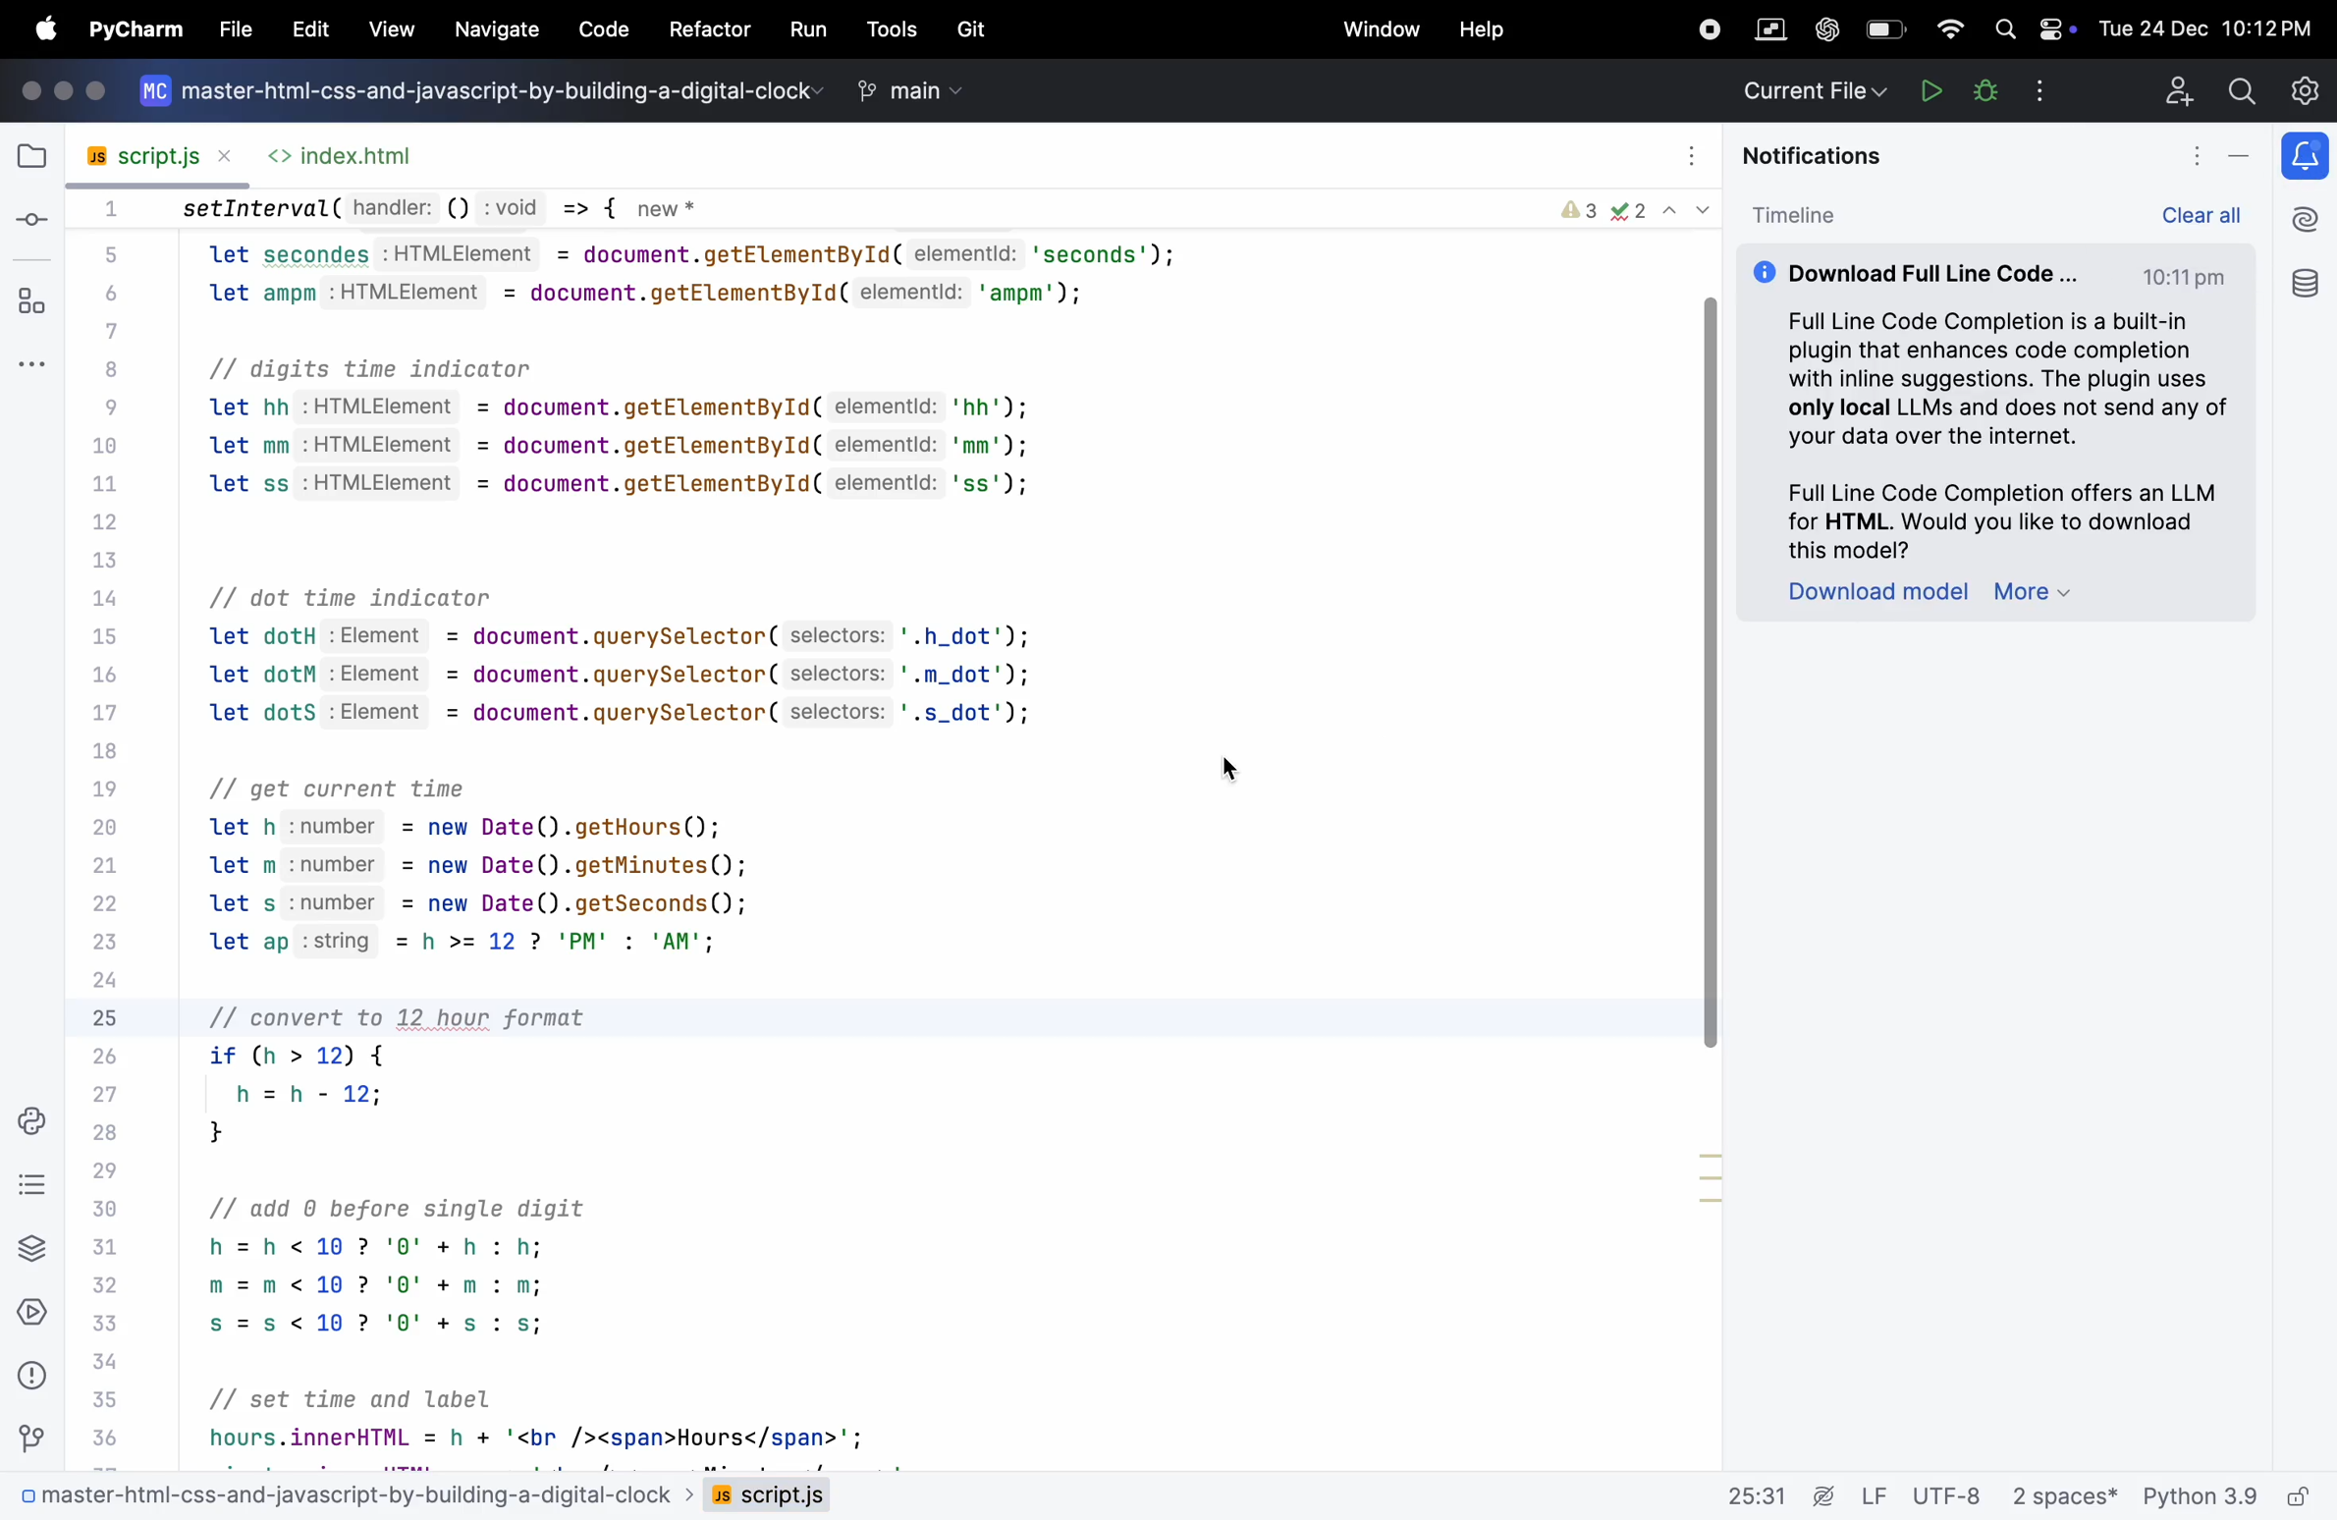  Describe the element at coordinates (890, 28) in the screenshot. I see `tools` at that location.